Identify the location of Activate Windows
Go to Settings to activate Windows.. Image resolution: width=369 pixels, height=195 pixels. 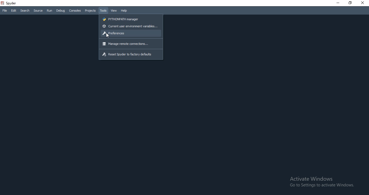
(322, 182).